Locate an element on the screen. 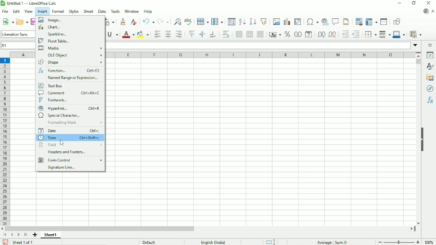 The width and height of the screenshot is (436, 245). Scroll to last sheet is located at coordinates (26, 235).